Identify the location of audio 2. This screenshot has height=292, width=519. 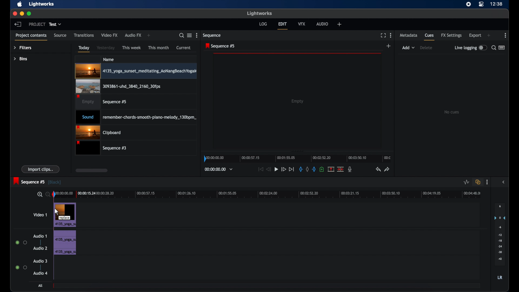
(40, 248).